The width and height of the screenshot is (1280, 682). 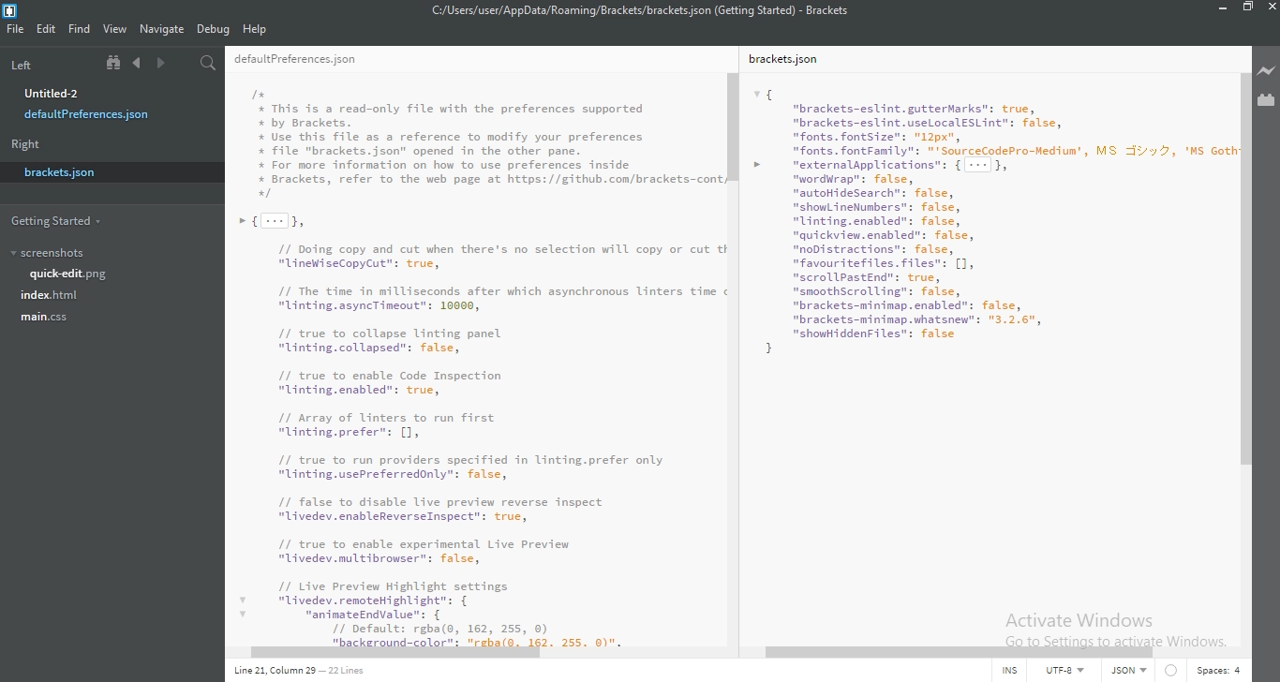 I want to click on view, so click(x=114, y=29).